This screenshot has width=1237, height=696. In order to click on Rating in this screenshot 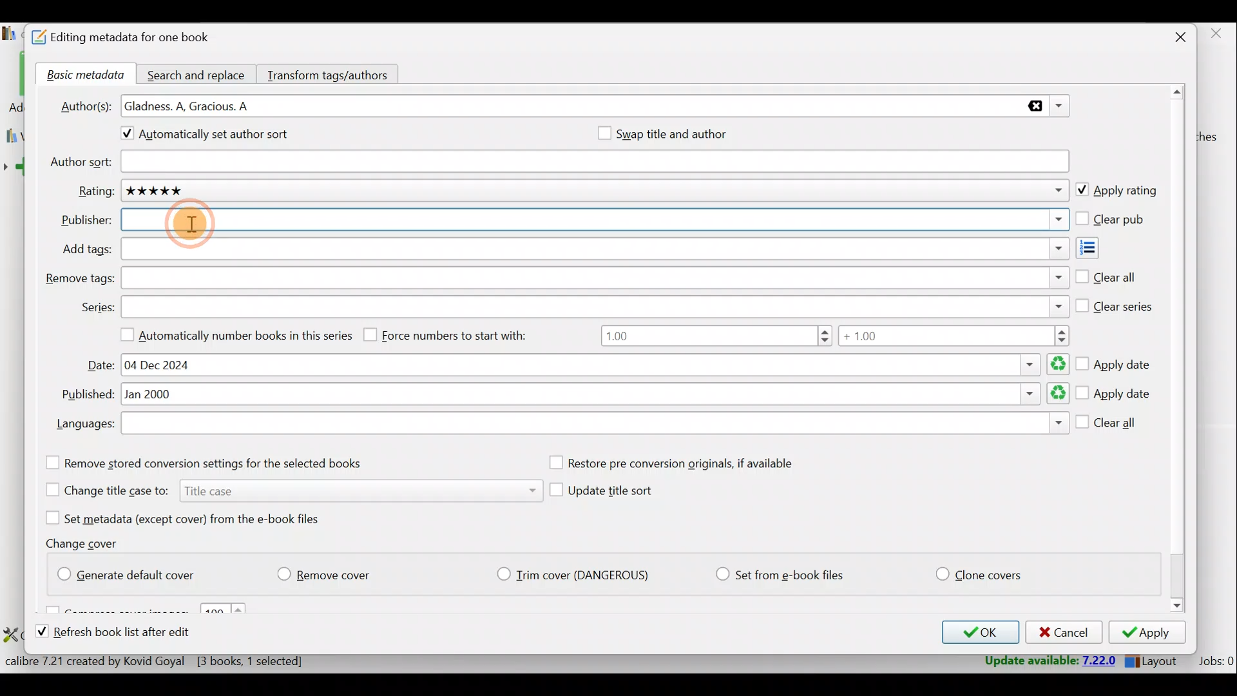, I will do `click(597, 193)`.